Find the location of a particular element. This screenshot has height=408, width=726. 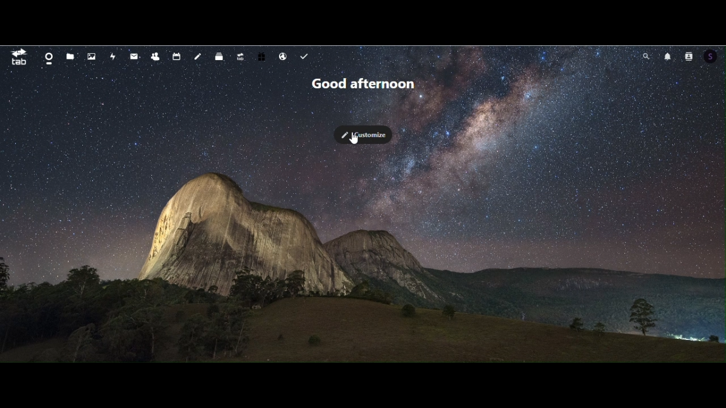

Files is located at coordinates (71, 56).